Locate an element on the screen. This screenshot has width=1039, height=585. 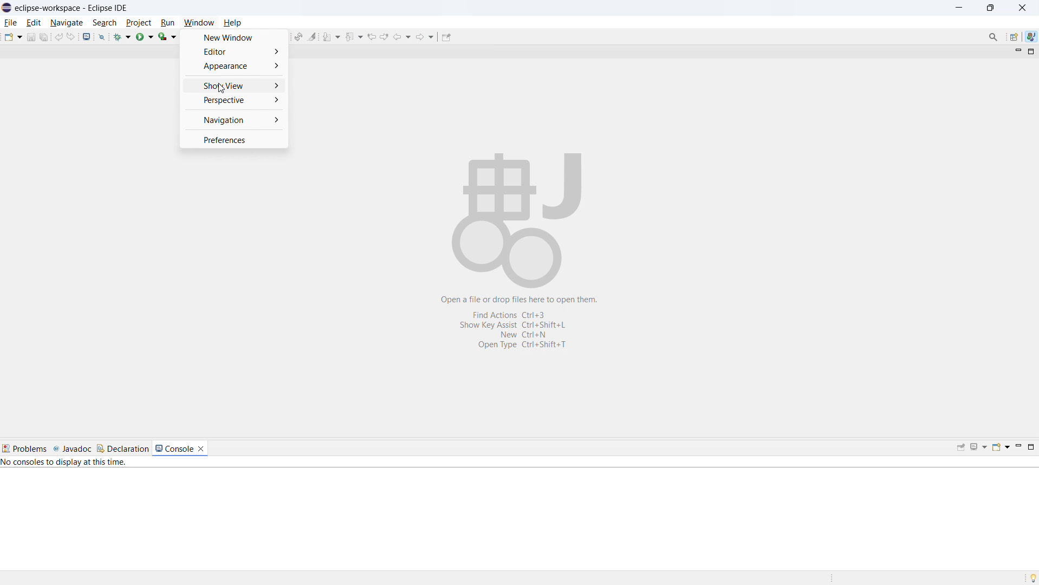
run is located at coordinates (168, 22).